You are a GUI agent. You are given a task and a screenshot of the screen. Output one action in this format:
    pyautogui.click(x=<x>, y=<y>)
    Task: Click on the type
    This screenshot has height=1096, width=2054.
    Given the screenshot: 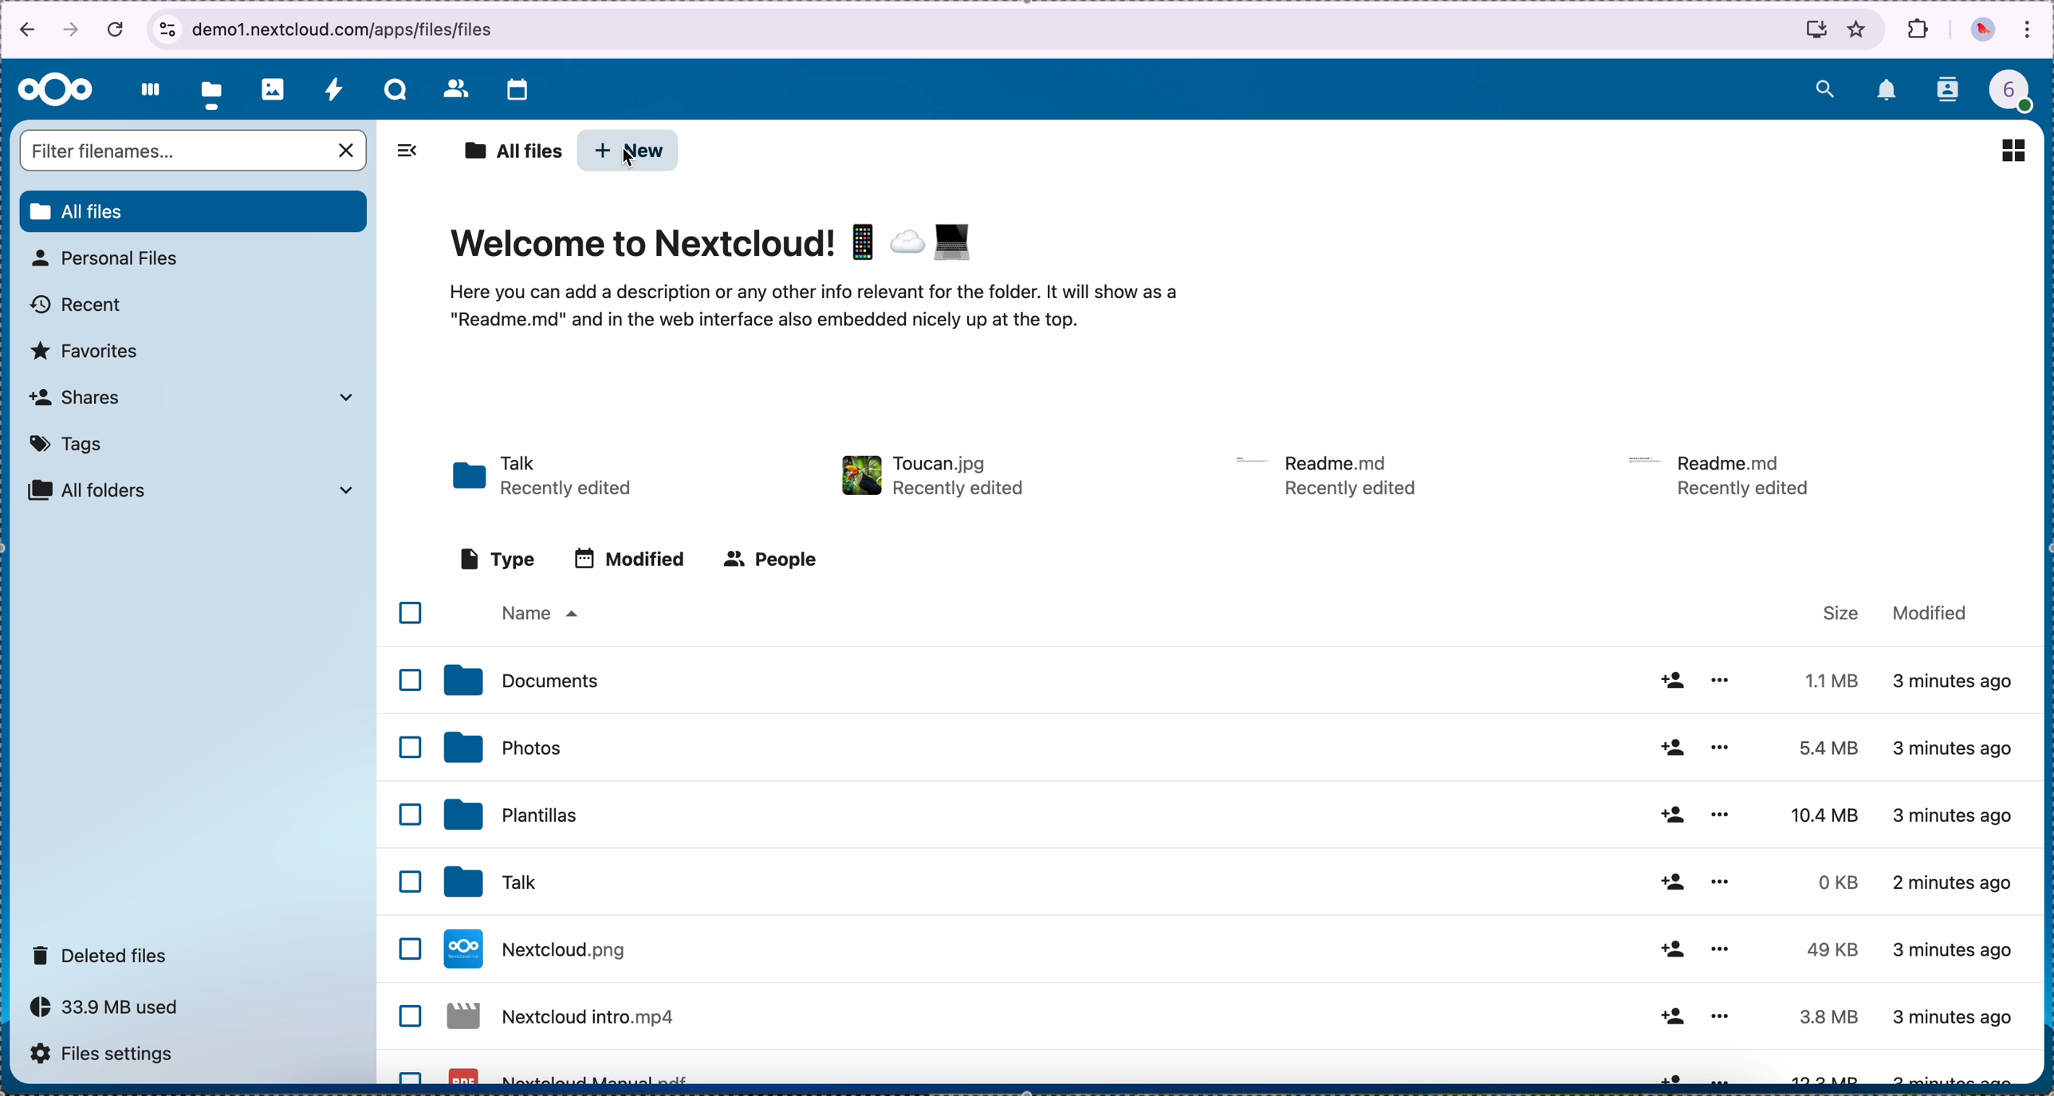 What is the action you would take?
    pyautogui.click(x=498, y=560)
    